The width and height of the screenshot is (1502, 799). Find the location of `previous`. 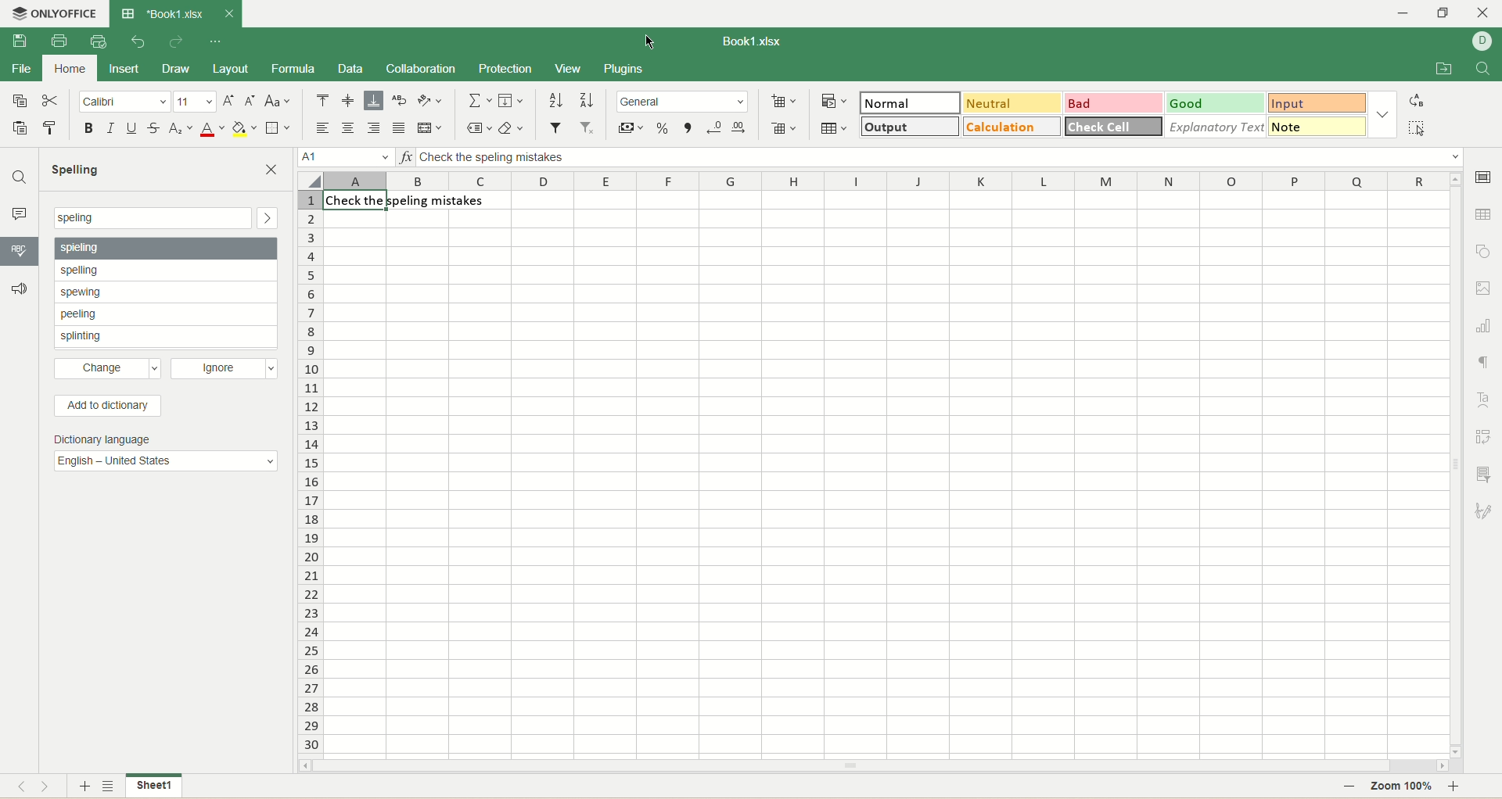

previous is located at coordinates (20, 788).